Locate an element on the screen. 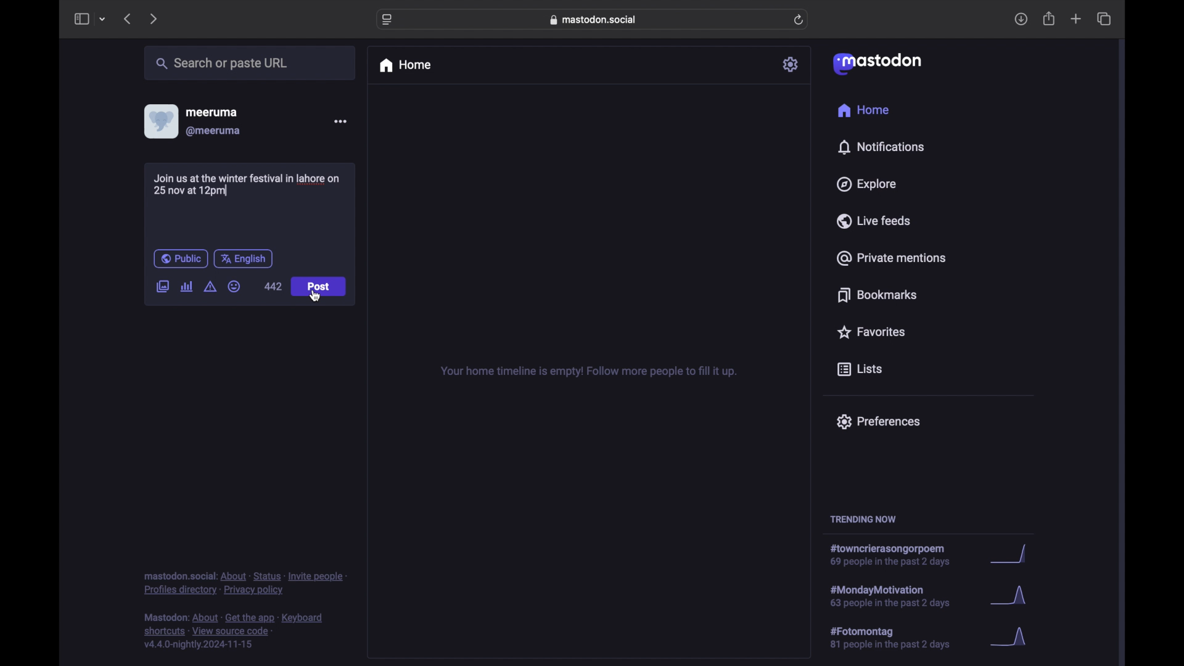 This screenshot has height=666, width=1184. hashtag trend is located at coordinates (898, 595).